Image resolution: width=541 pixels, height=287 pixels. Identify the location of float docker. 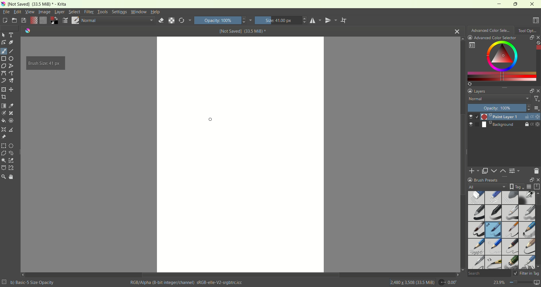
(531, 91).